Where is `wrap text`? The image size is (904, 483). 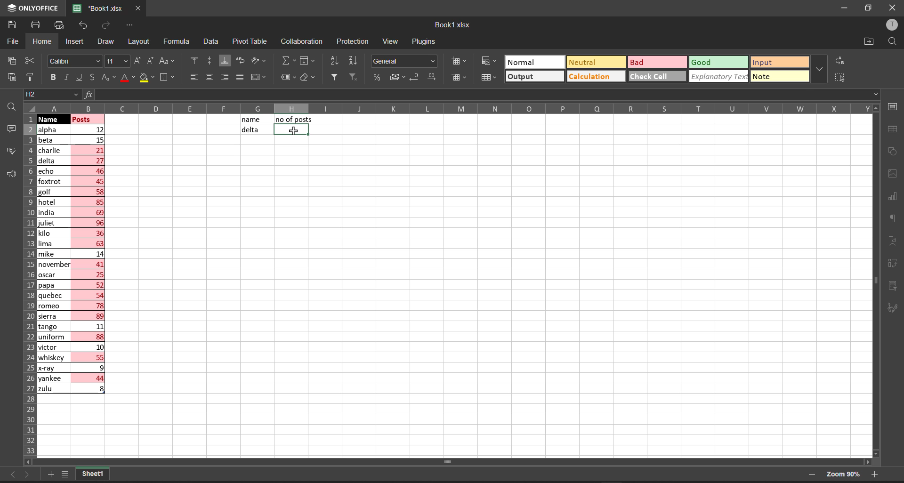
wrap text is located at coordinates (243, 62).